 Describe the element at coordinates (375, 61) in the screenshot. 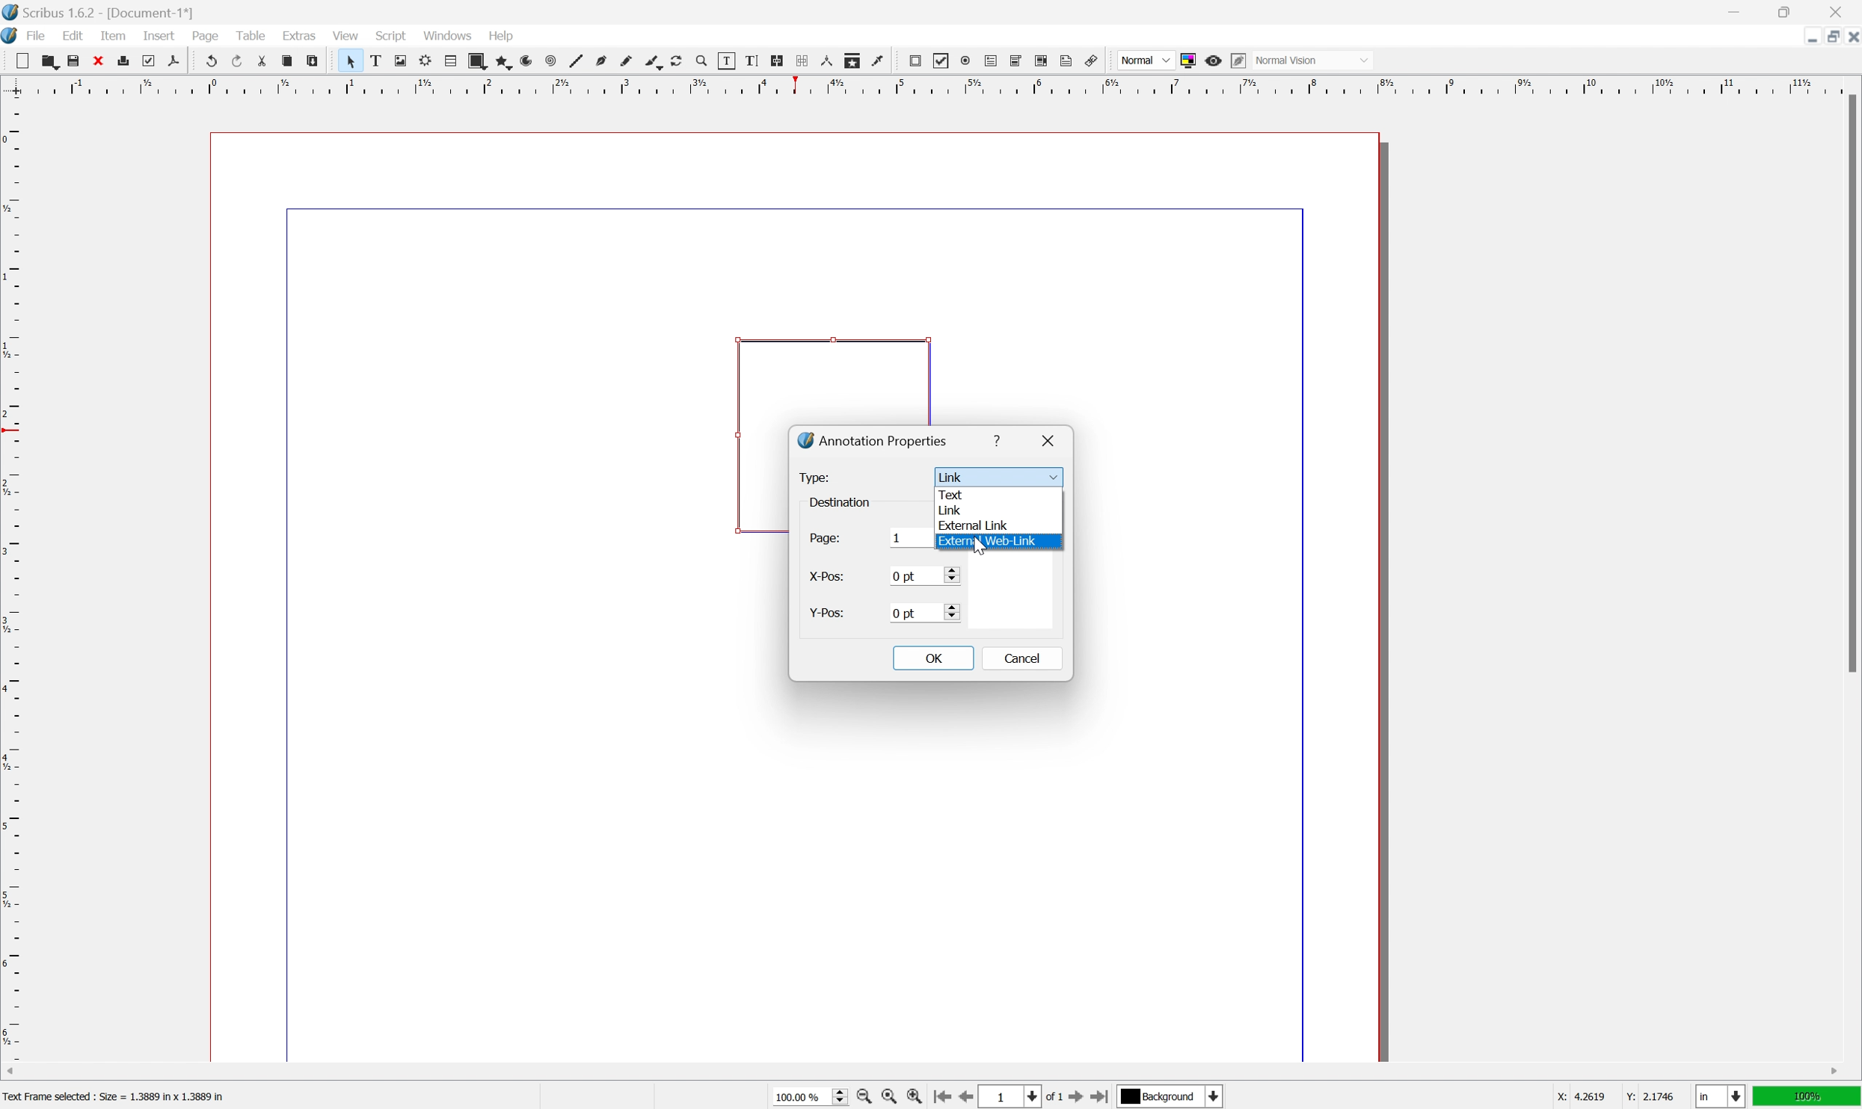

I see `text frame` at that location.